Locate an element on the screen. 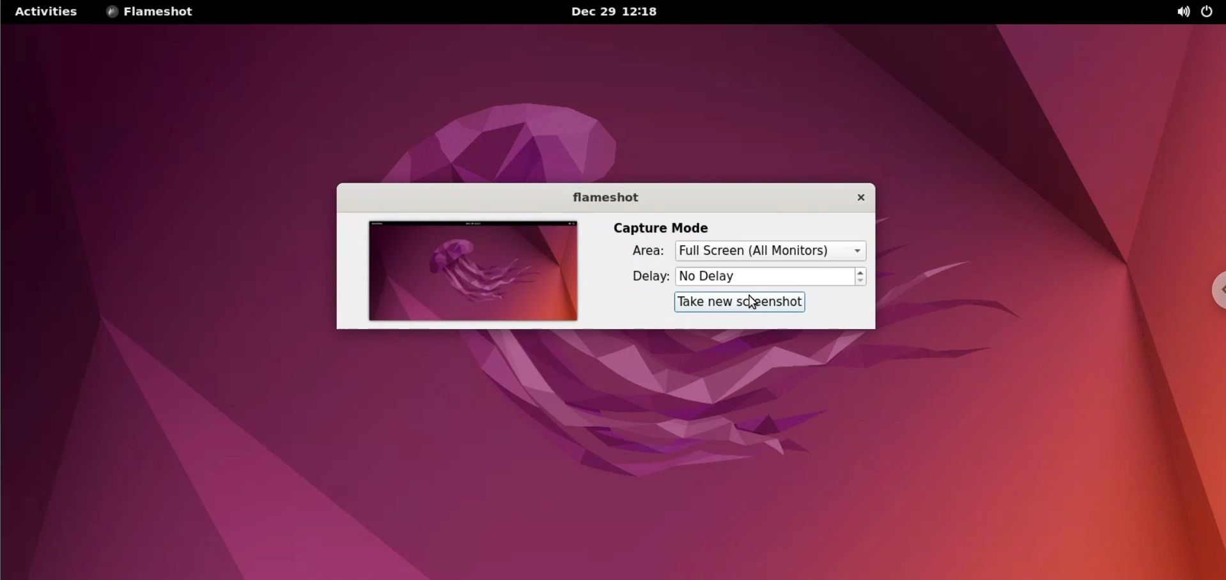  increment or decrement delay is located at coordinates (863, 275).